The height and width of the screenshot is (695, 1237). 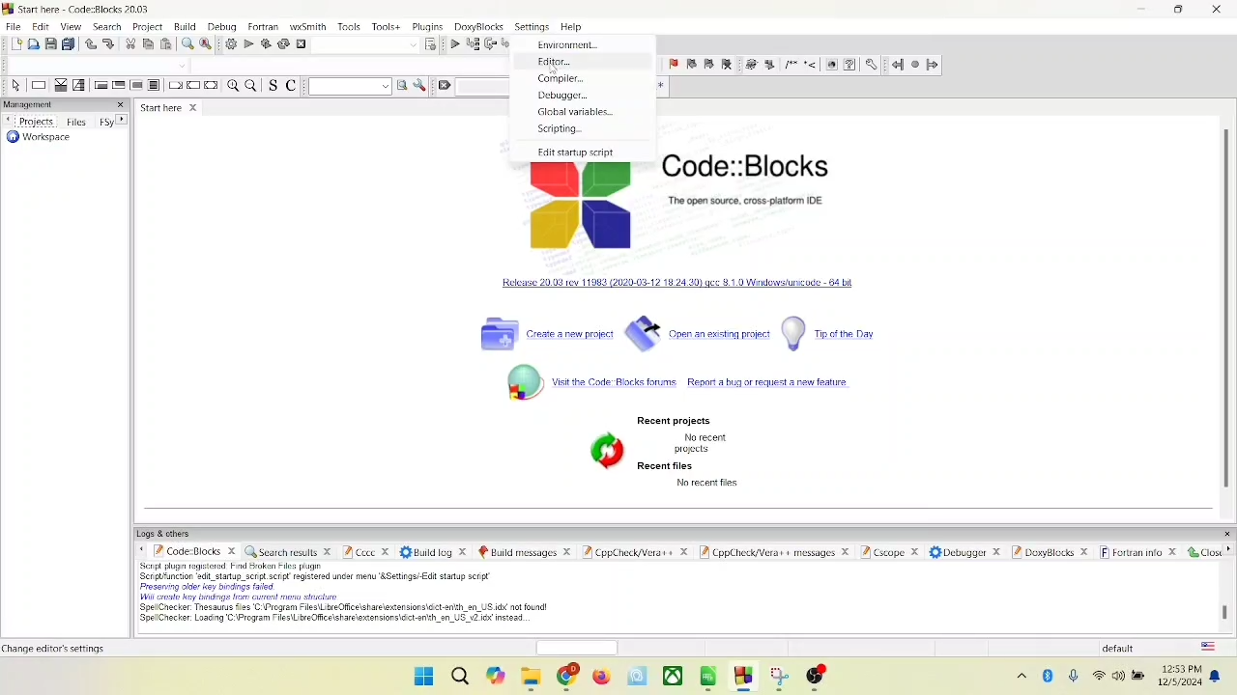 What do you see at coordinates (51, 42) in the screenshot?
I see `save` at bounding box center [51, 42].